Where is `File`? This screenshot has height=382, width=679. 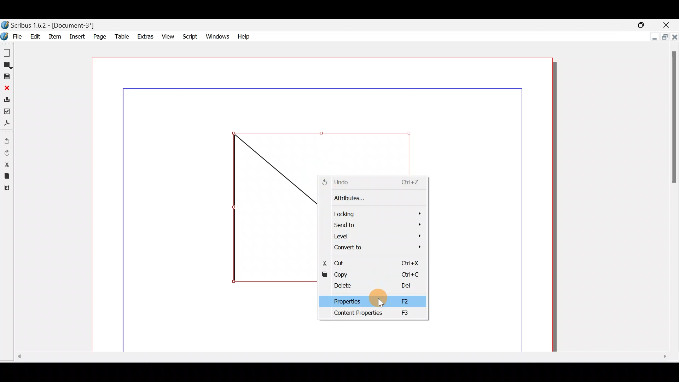
File is located at coordinates (11, 36).